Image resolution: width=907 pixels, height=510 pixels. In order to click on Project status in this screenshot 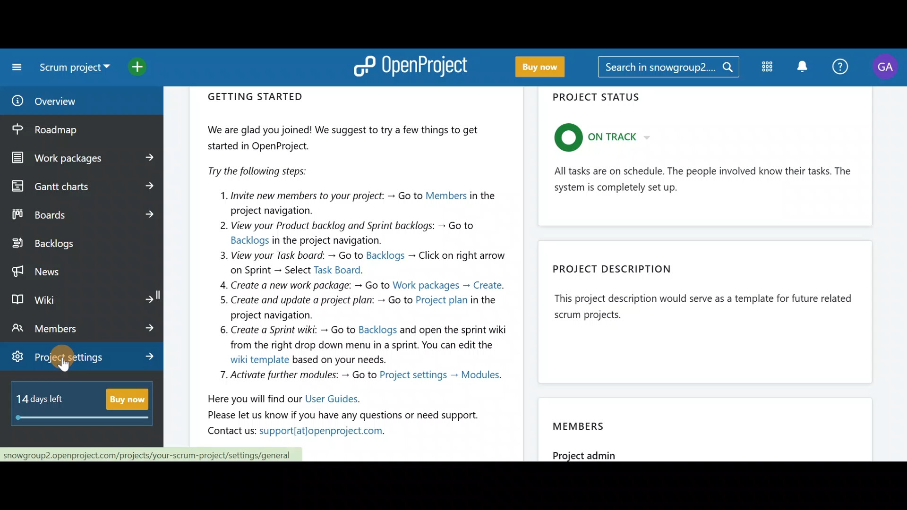, I will do `click(706, 159)`.